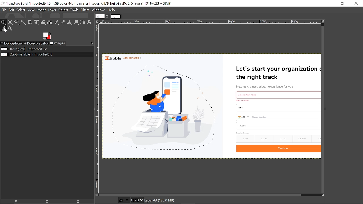 This screenshot has height=204, width=363. I want to click on fuzzy select tool, so click(23, 22).